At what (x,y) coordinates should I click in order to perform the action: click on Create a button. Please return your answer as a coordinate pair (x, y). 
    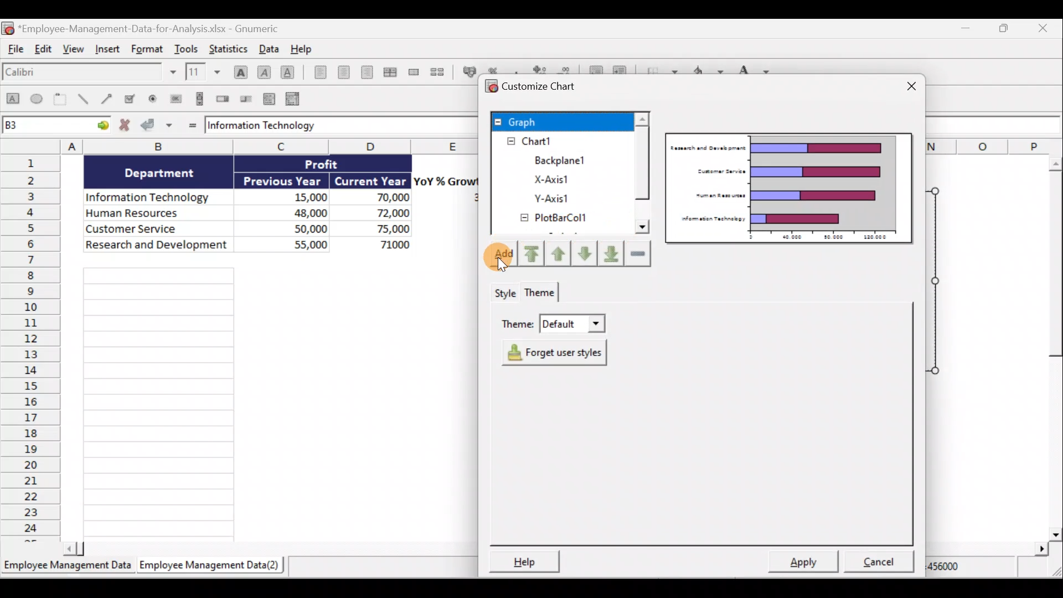
    Looking at the image, I should click on (174, 99).